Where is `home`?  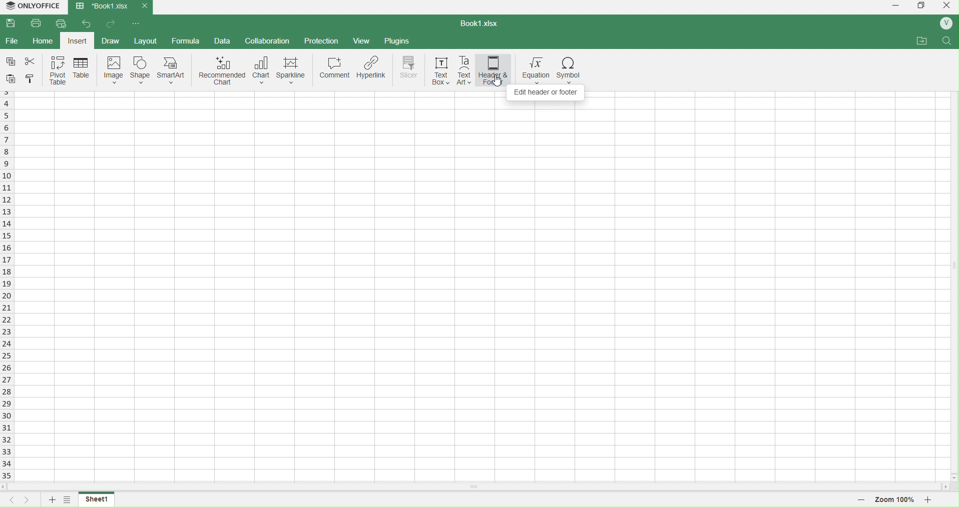
home is located at coordinates (43, 40).